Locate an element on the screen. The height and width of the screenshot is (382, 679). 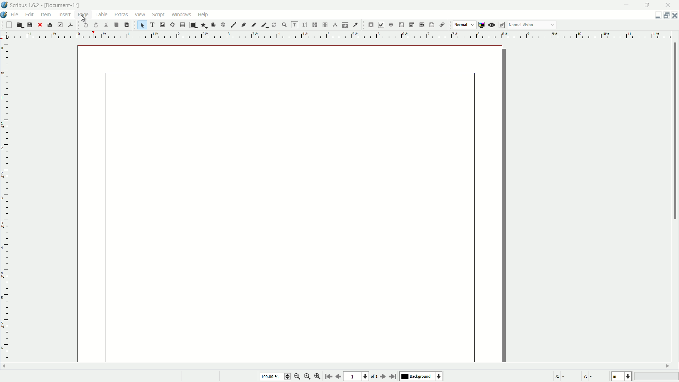
measuring scale is located at coordinates (337, 36).